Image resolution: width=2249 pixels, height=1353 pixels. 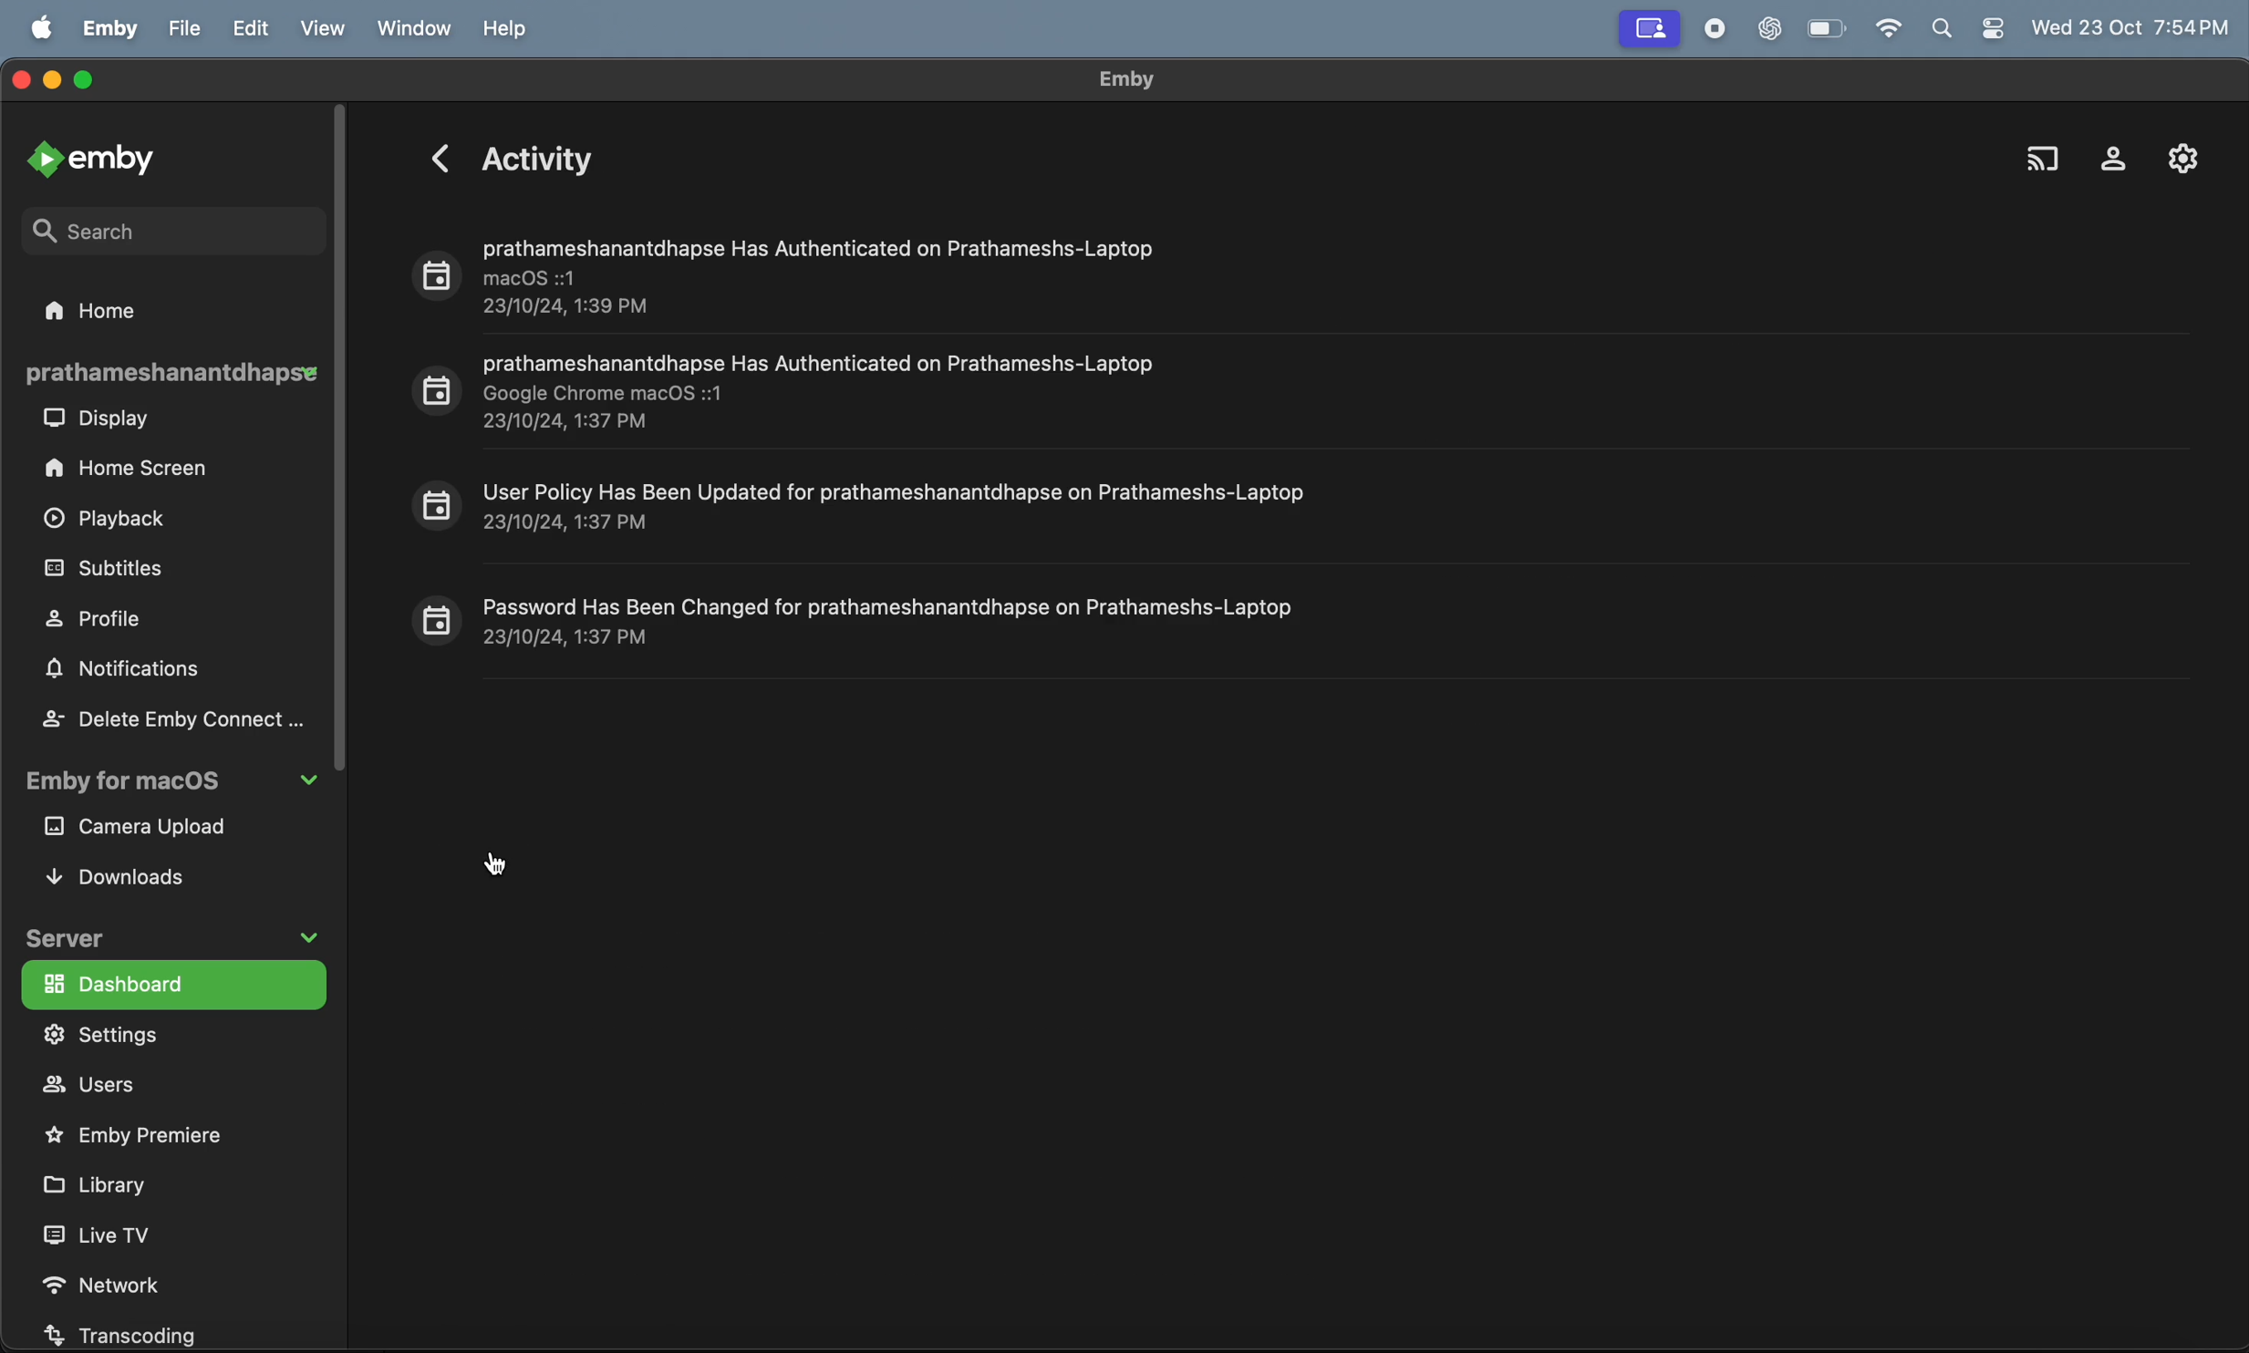 I want to click on network, so click(x=130, y=1279).